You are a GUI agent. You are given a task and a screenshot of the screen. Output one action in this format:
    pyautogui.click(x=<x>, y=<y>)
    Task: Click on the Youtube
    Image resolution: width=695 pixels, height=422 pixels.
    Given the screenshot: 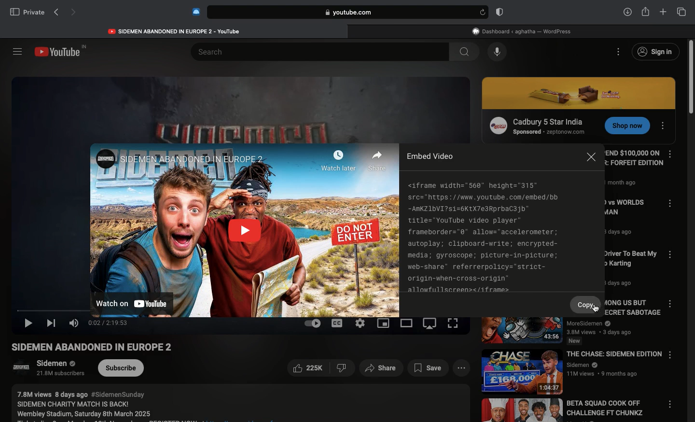 What is the action you would take?
    pyautogui.click(x=175, y=30)
    